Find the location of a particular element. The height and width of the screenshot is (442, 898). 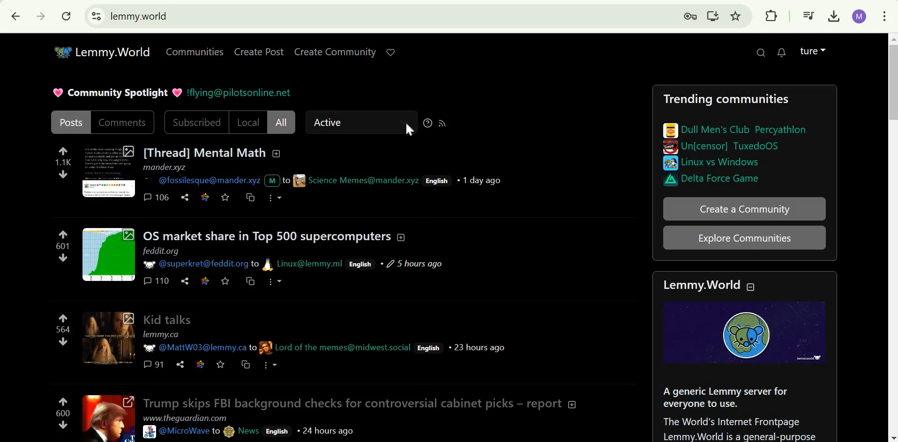

Customize and control Google Chrome is located at coordinates (886, 17).